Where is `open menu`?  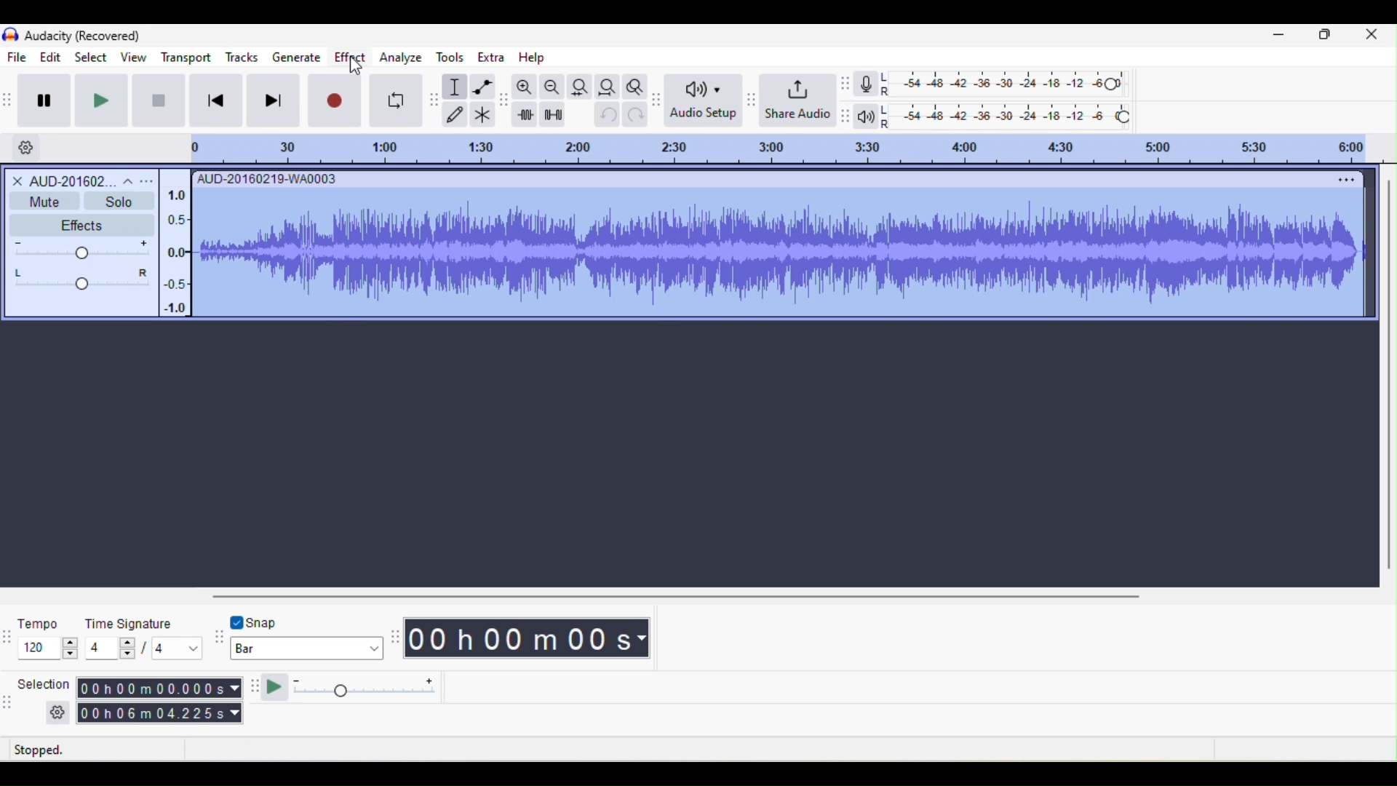 open menu is located at coordinates (148, 180).